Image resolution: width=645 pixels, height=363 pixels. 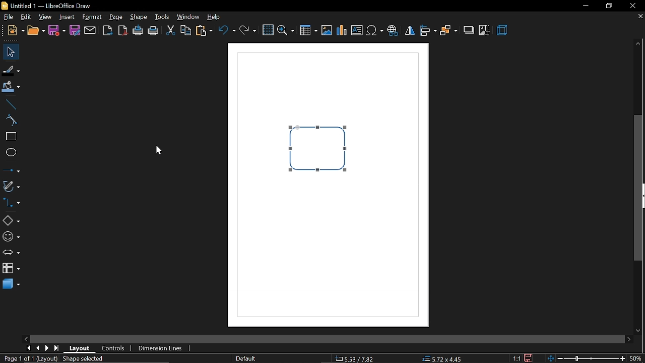 What do you see at coordinates (586, 359) in the screenshot?
I see `change zoom` at bounding box center [586, 359].